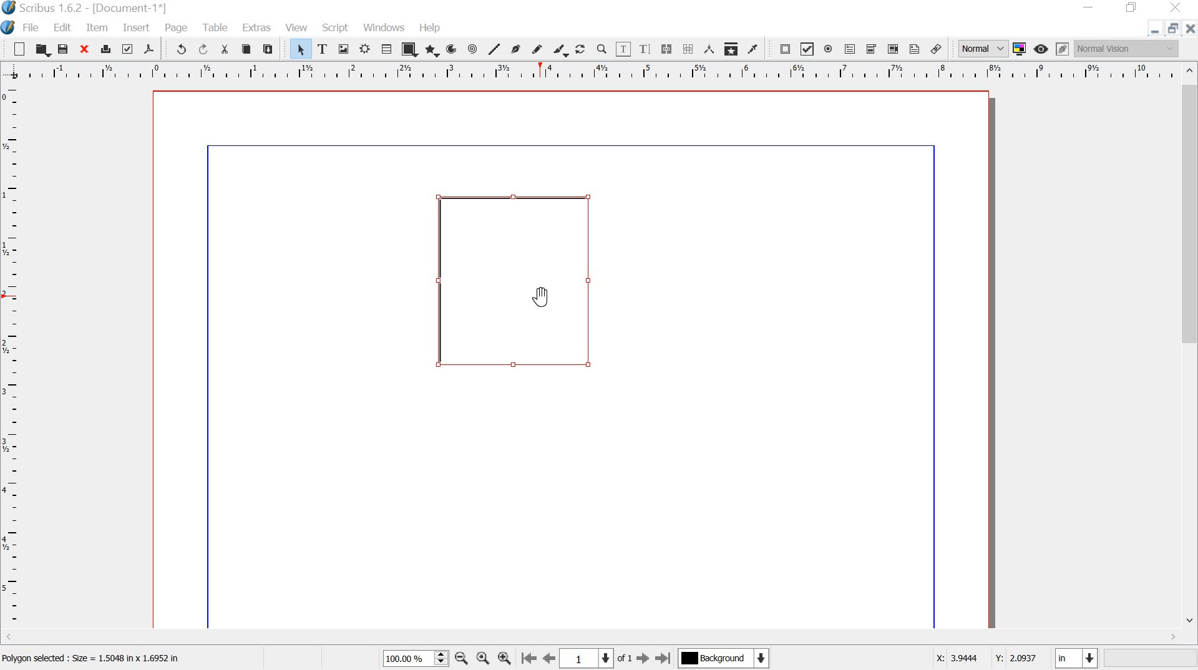  What do you see at coordinates (732, 49) in the screenshot?
I see `copy item properties` at bounding box center [732, 49].